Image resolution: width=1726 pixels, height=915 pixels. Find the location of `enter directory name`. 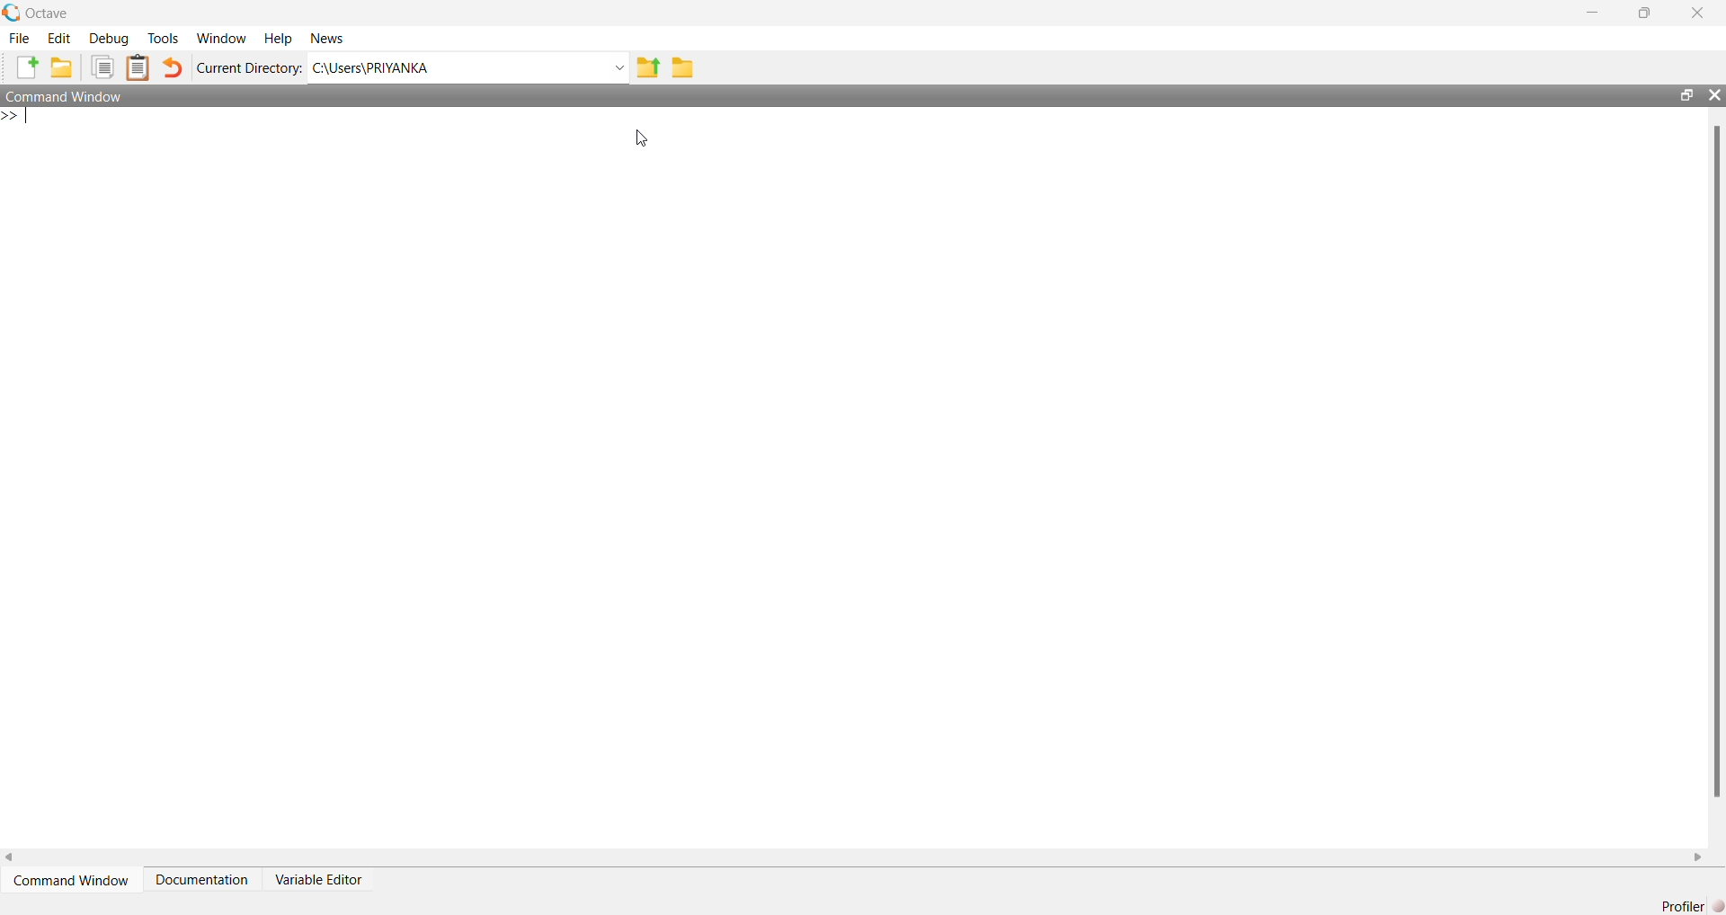

enter directory name is located at coordinates (468, 68).